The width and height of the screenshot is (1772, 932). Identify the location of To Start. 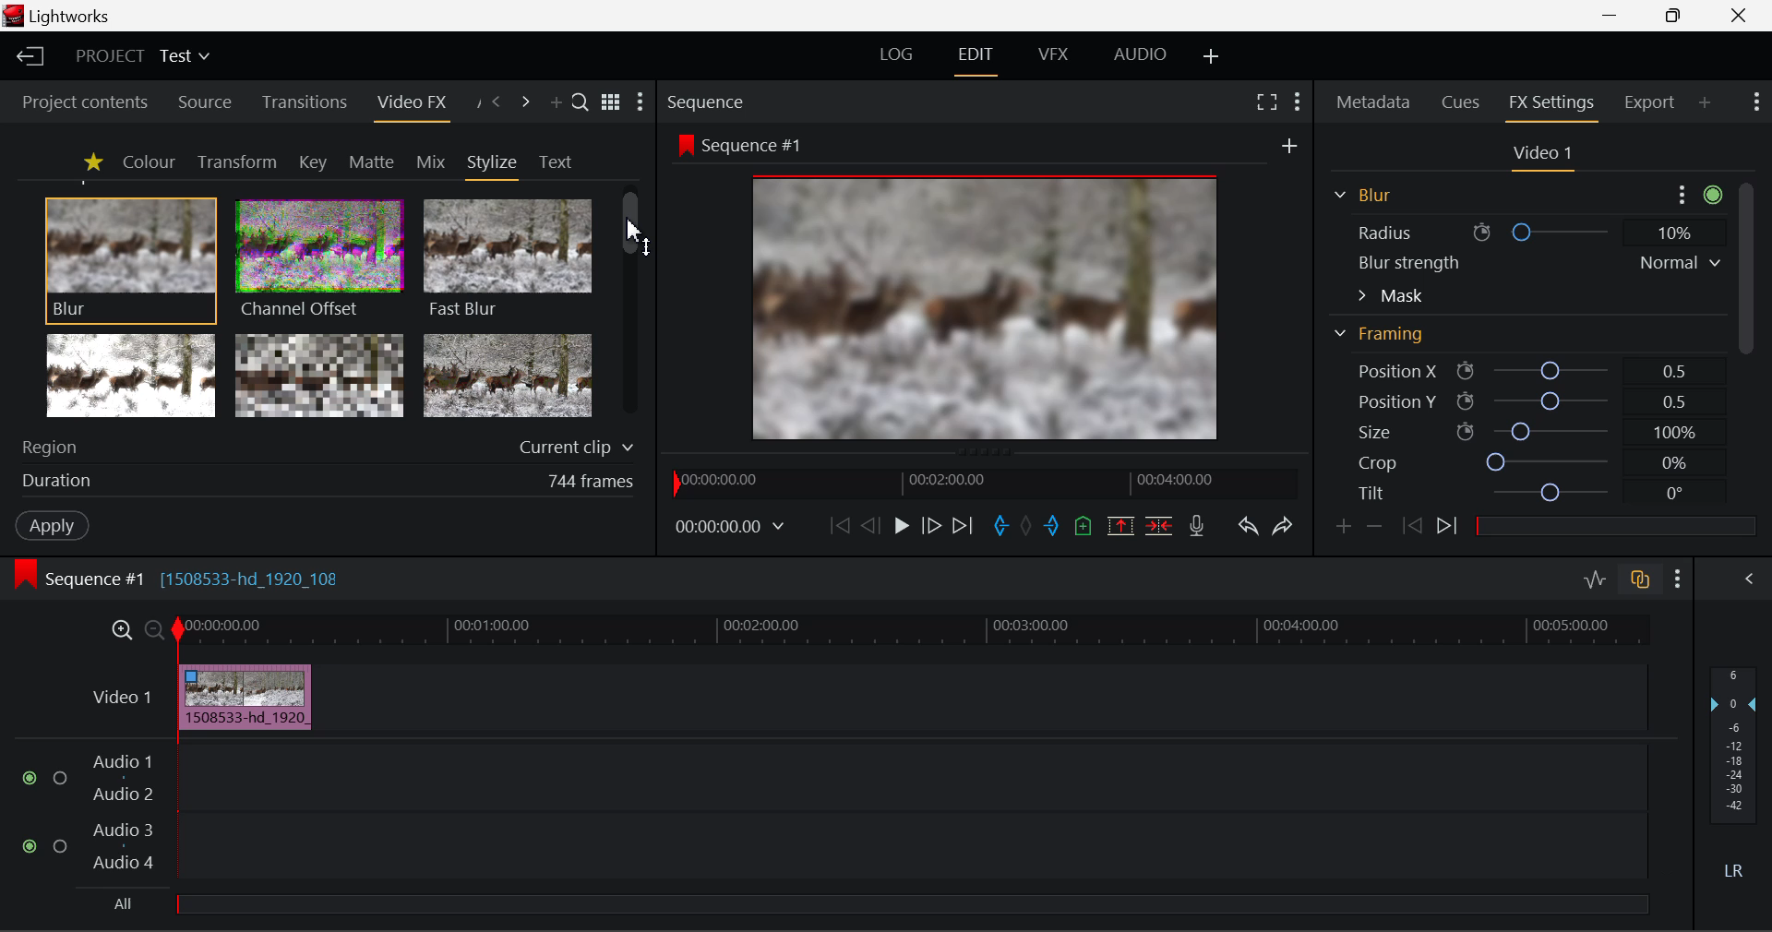
(837, 524).